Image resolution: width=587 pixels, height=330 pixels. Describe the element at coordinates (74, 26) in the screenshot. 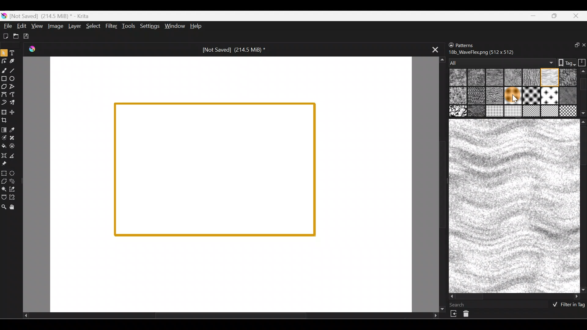

I see `Layer` at that location.